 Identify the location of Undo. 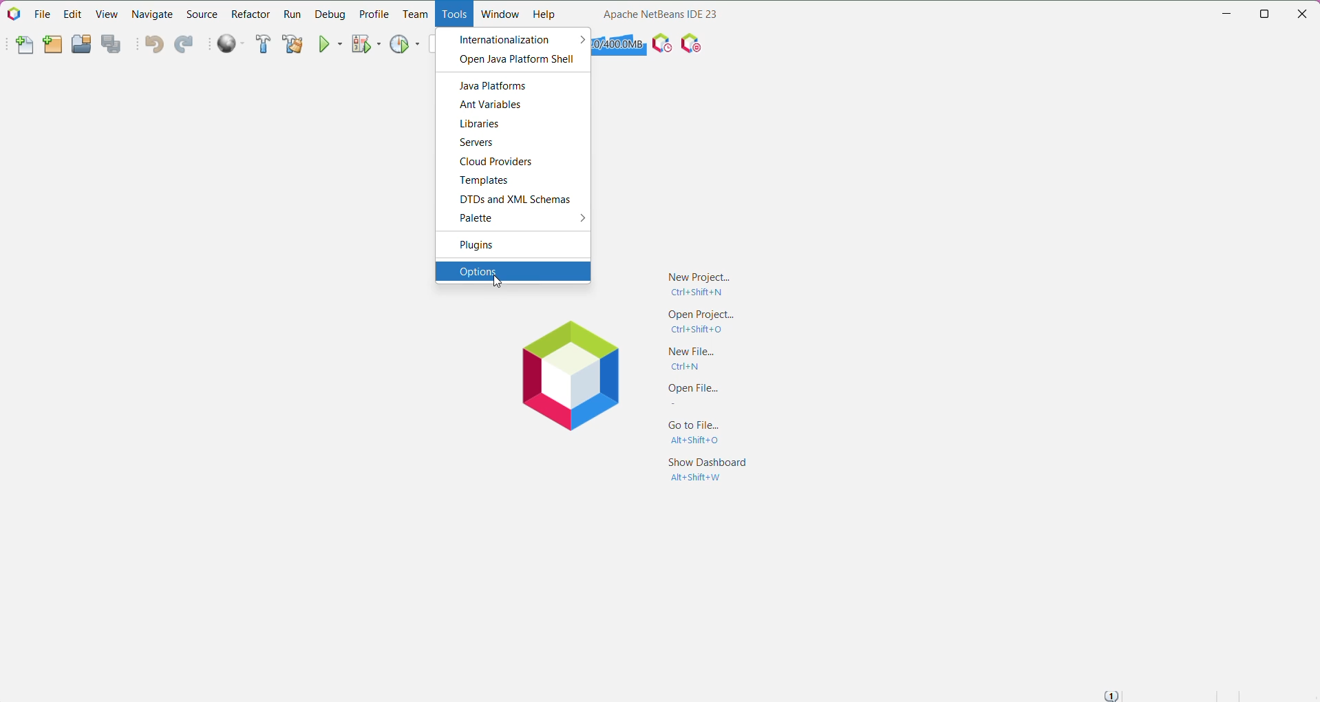
(153, 45).